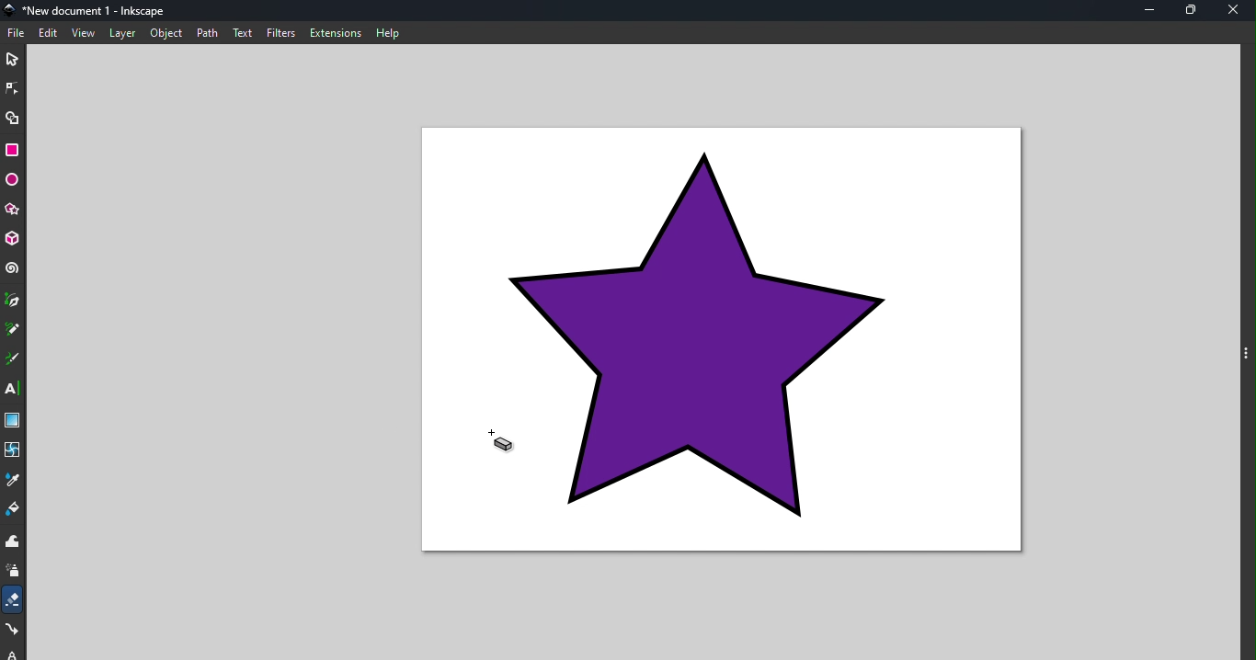 The image size is (1256, 660). Describe the element at coordinates (12, 542) in the screenshot. I see `tweak tool` at that location.